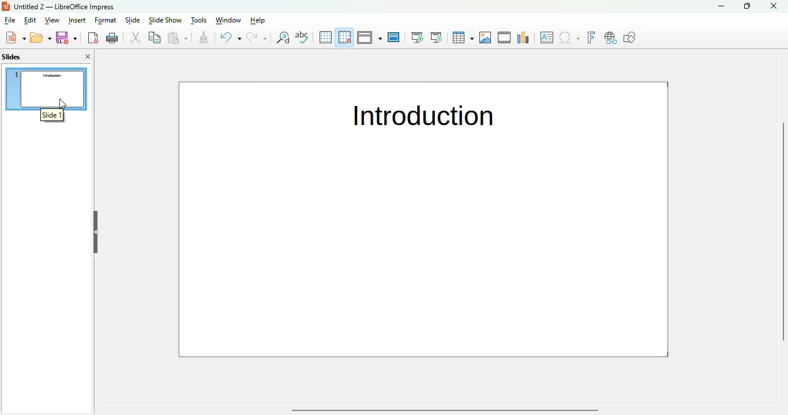 This screenshot has height=415, width=788. Describe the element at coordinates (345, 37) in the screenshot. I see `snap to grid` at that location.